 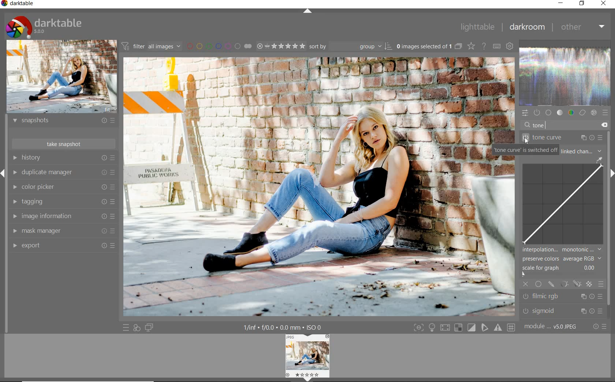 What do you see at coordinates (549, 113) in the screenshot?
I see `base` at bounding box center [549, 113].